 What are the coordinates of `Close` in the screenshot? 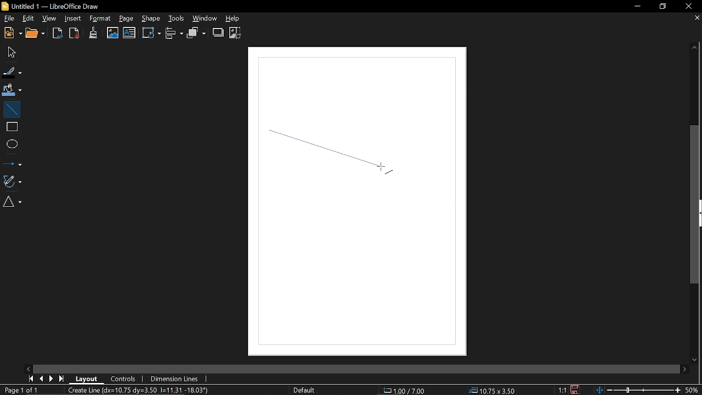 It's located at (689, 7).